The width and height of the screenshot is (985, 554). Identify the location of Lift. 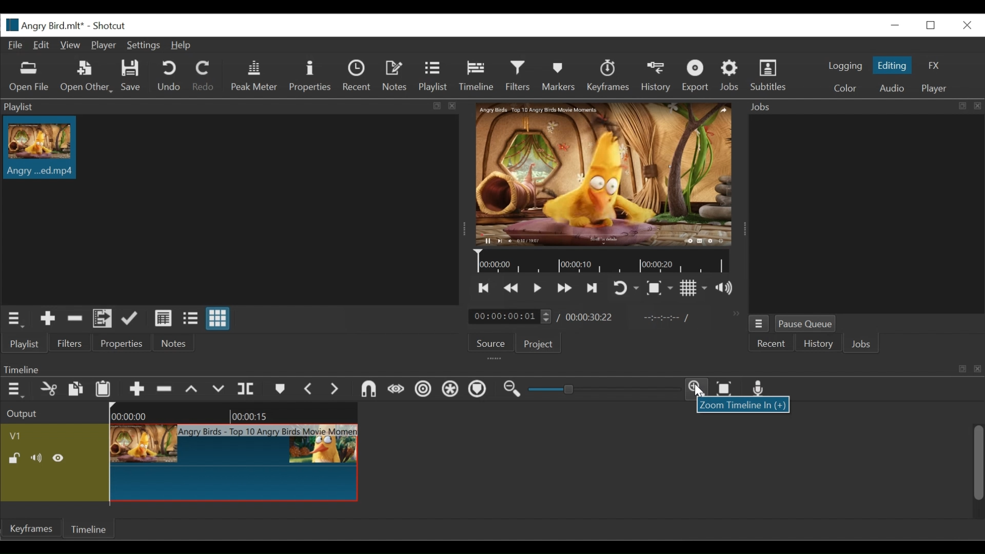
(191, 389).